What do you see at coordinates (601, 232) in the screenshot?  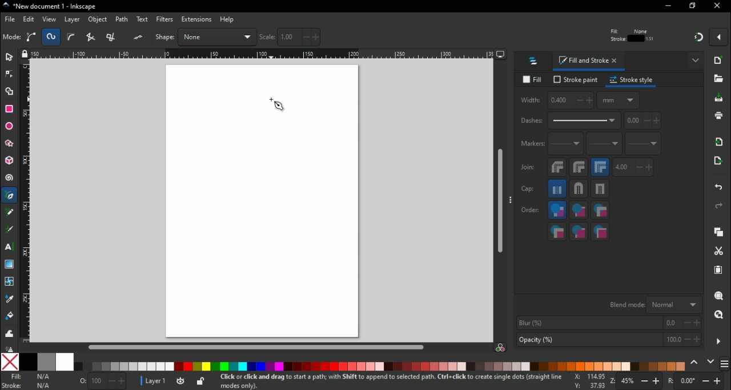 I see `markers, stoke, fills` at bounding box center [601, 232].